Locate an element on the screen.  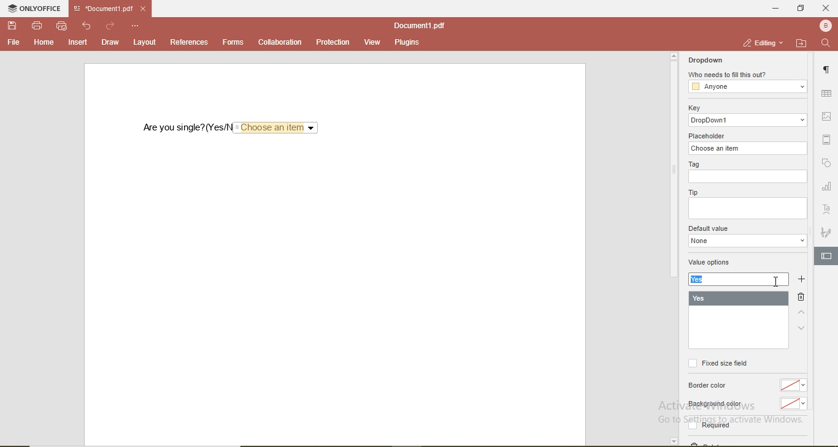
border color is located at coordinates (708, 387).